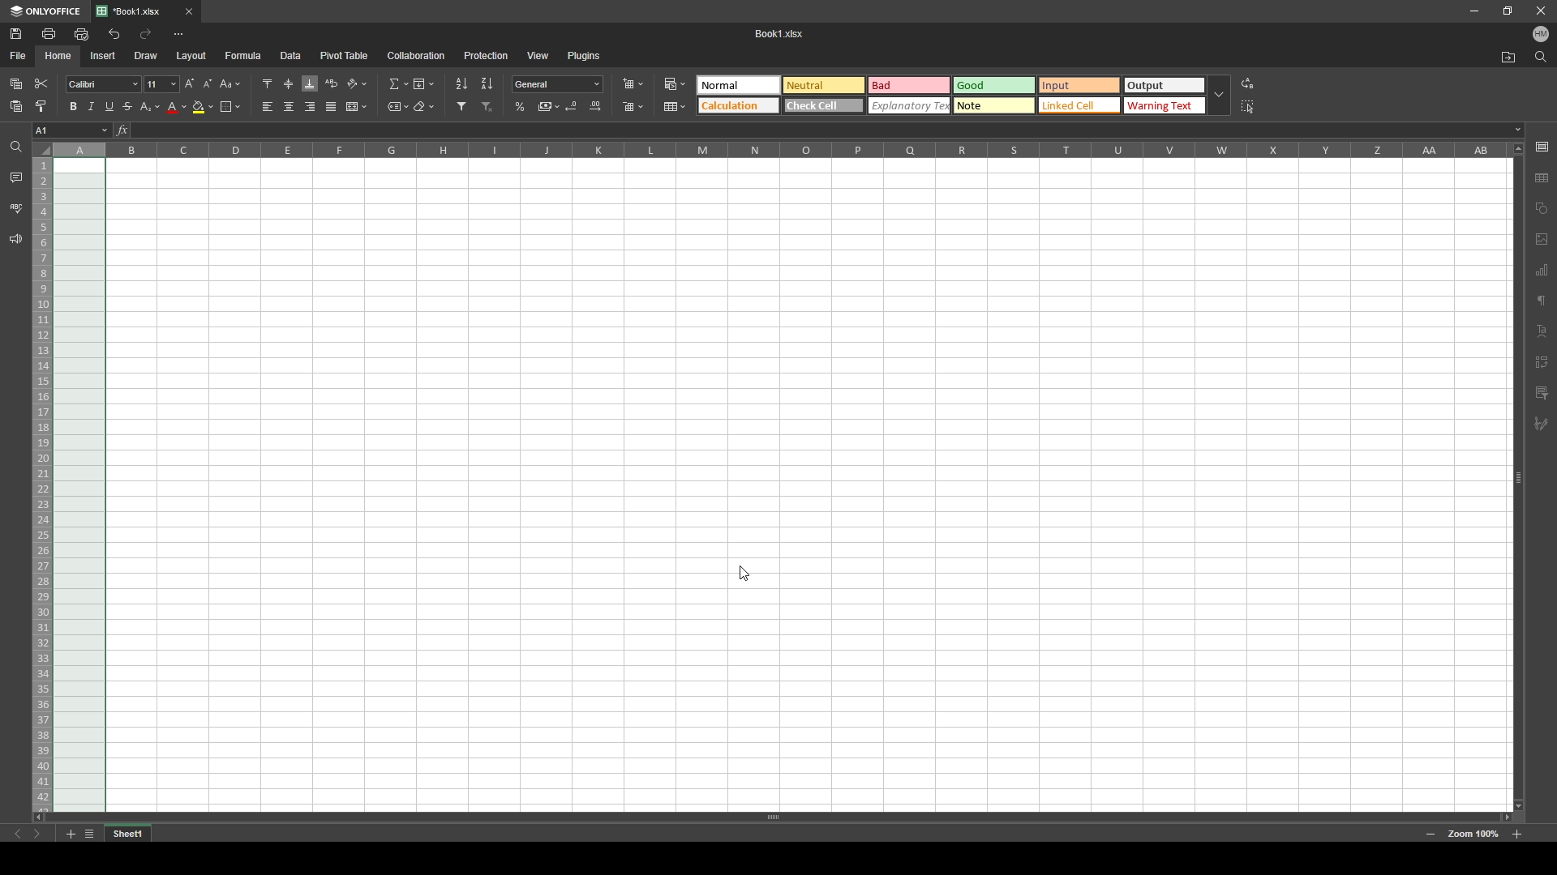 The image size is (1557, 875). What do you see at coordinates (332, 83) in the screenshot?
I see `wrap text` at bounding box center [332, 83].